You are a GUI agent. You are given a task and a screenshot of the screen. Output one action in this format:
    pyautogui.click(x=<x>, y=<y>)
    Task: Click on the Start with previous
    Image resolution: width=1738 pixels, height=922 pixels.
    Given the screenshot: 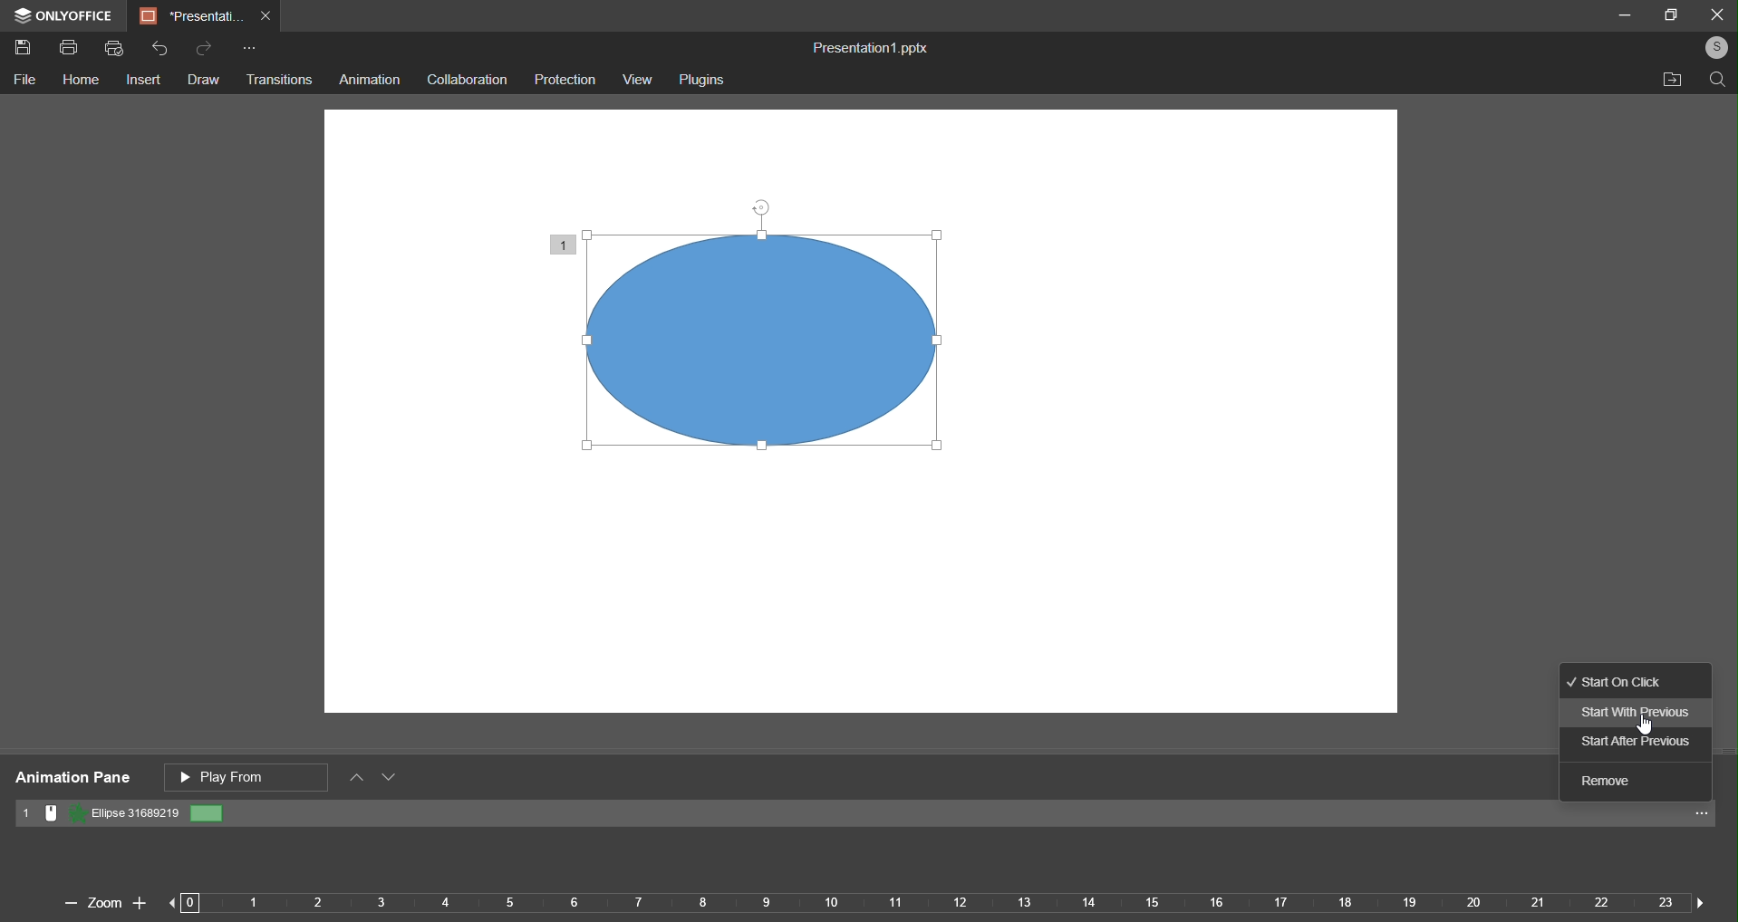 What is the action you would take?
    pyautogui.click(x=1633, y=711)
    